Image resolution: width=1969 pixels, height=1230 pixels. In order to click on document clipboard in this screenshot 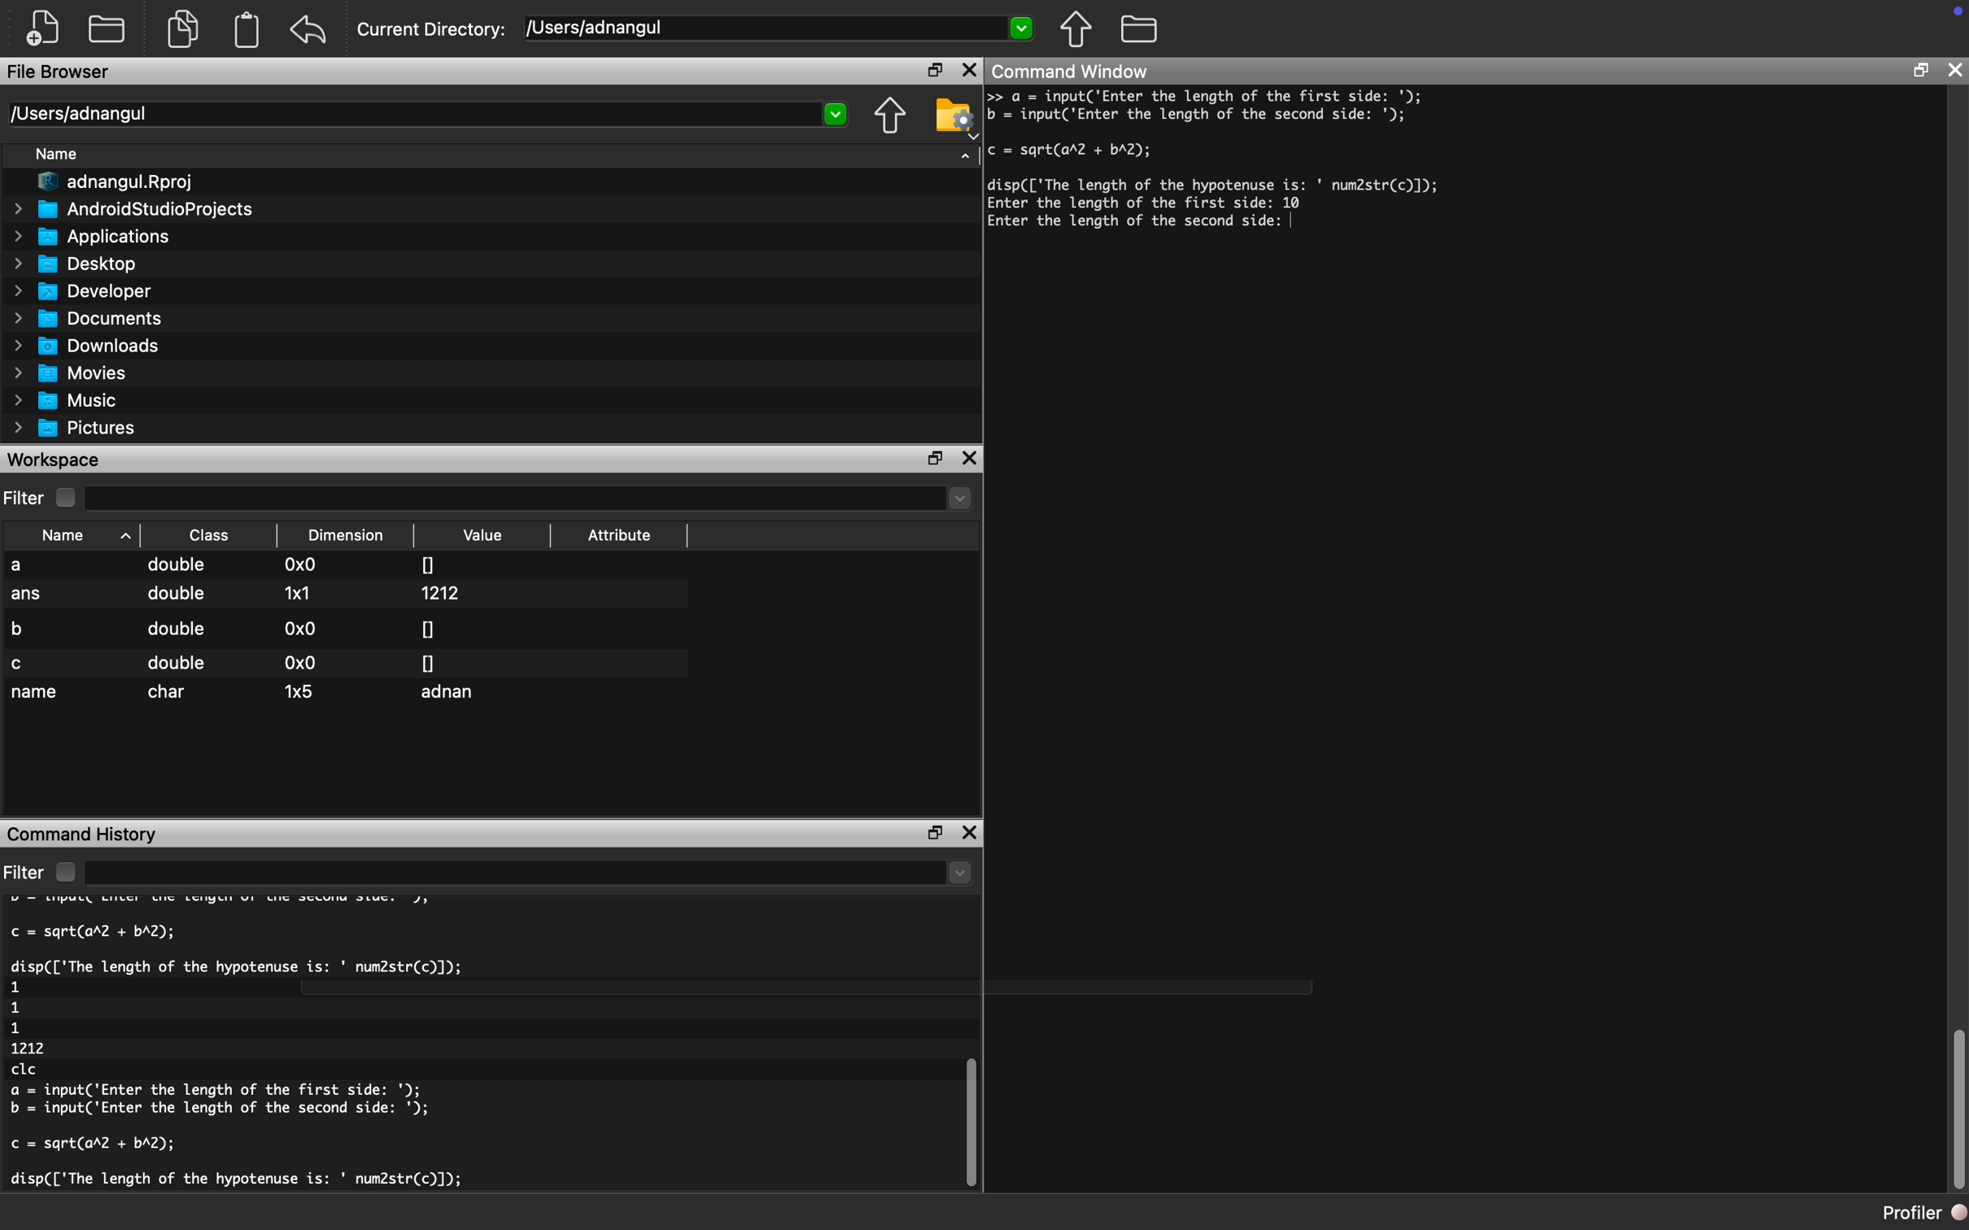, I will do `click(243, 32)`.